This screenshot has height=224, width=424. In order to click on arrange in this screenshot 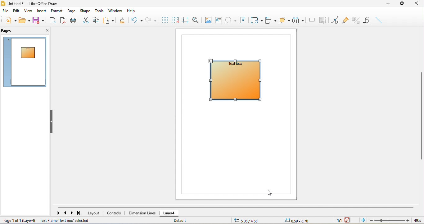, I will do `click(284, 20)`.